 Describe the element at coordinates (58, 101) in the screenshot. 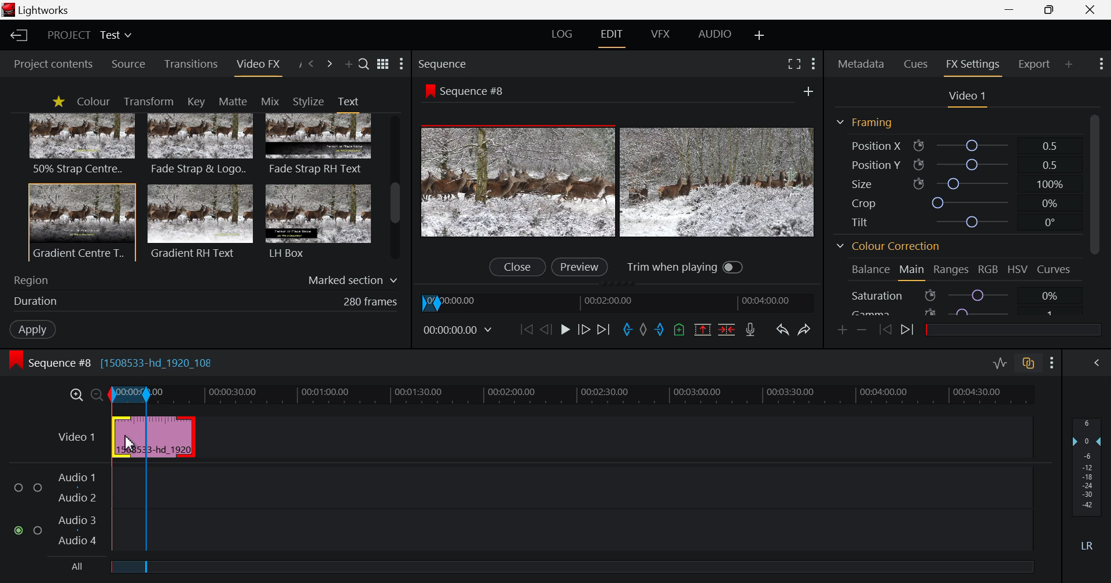

I see `Favorites` at that location.